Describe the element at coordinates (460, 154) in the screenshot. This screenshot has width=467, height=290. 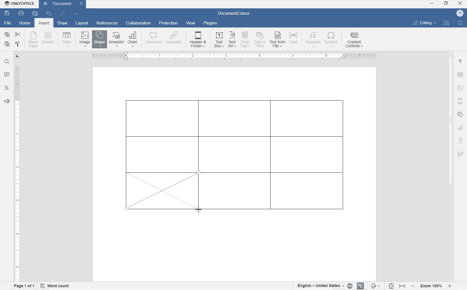
I see `signature` at that location.